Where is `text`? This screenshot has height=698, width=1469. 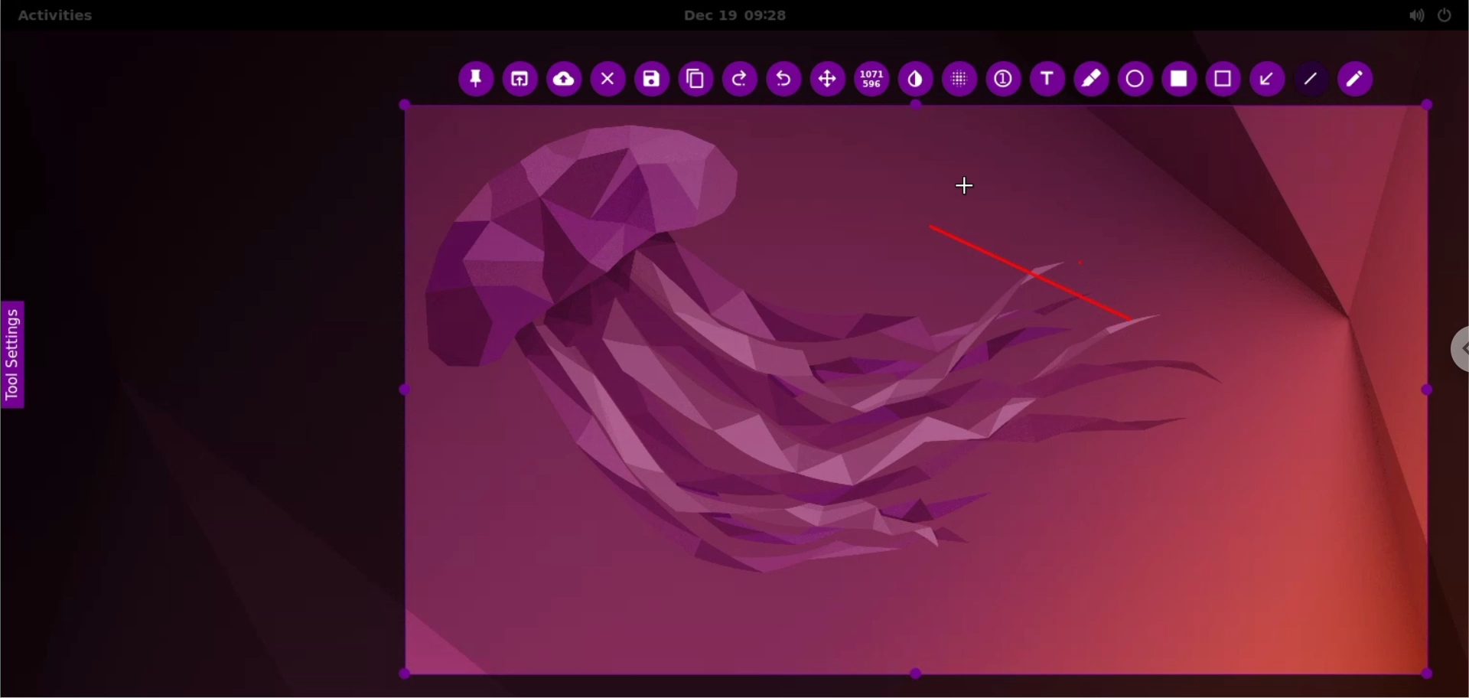
text is located at coordinates (1044, 79).